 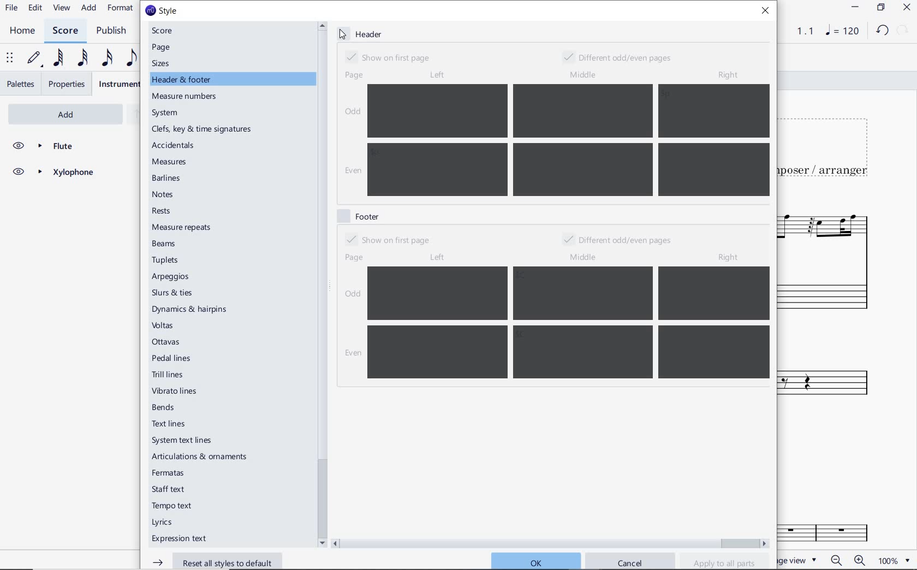 I want to click on fermatas, so click(x=167, y=473).